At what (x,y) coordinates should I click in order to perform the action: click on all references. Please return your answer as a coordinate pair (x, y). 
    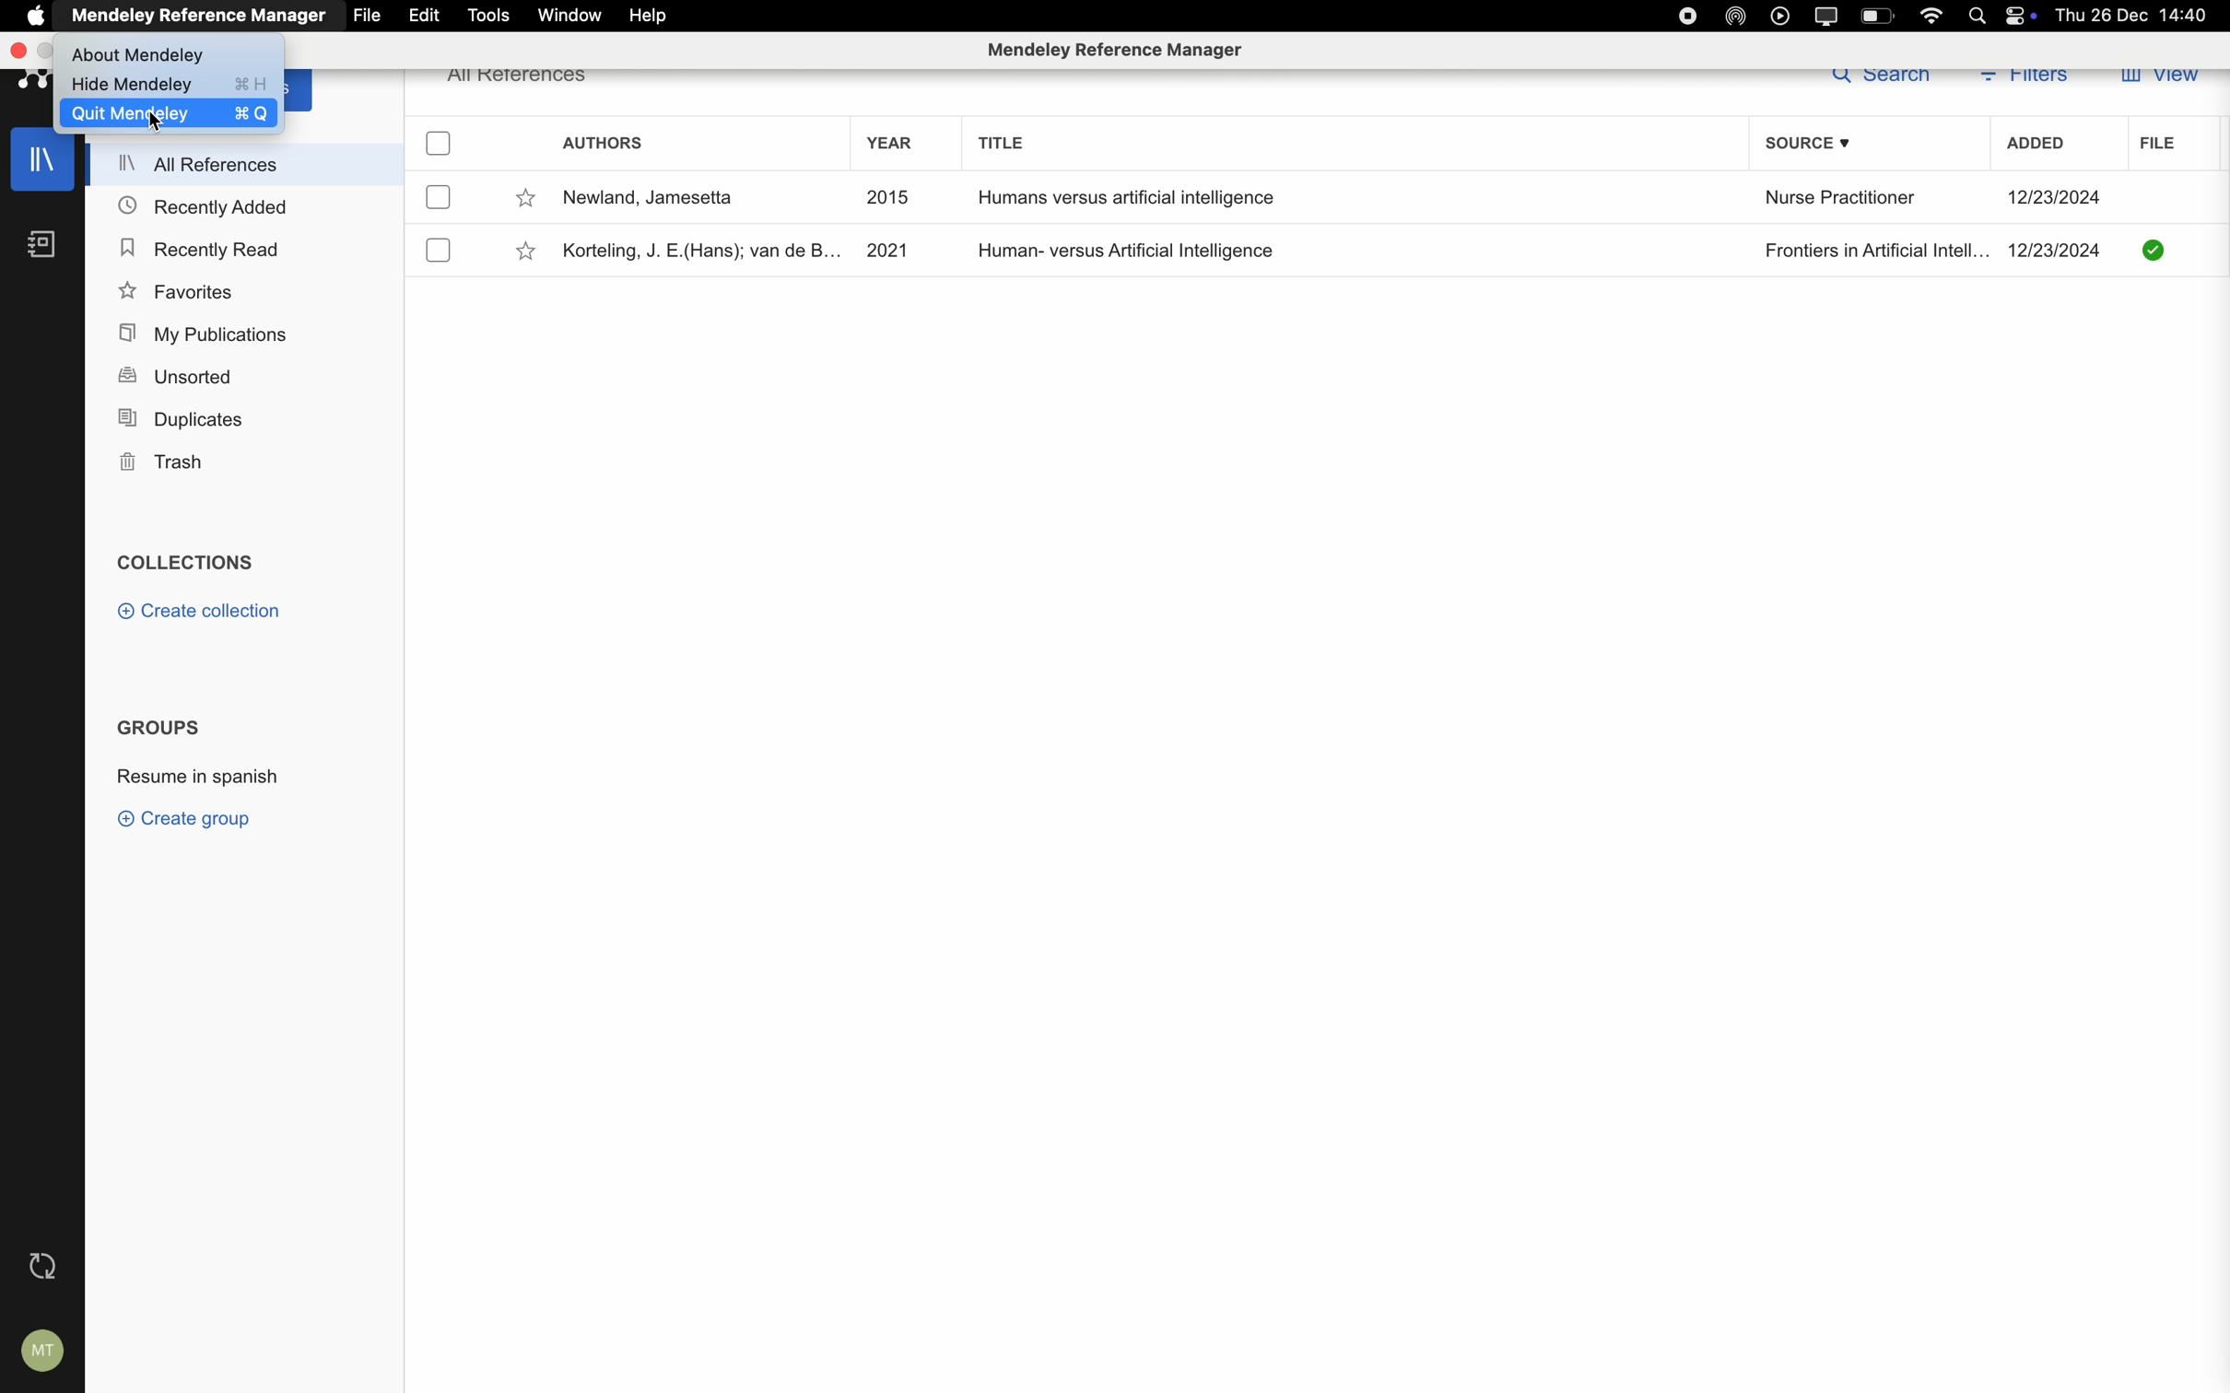
    Looking at the image, I should click on (522, 82).